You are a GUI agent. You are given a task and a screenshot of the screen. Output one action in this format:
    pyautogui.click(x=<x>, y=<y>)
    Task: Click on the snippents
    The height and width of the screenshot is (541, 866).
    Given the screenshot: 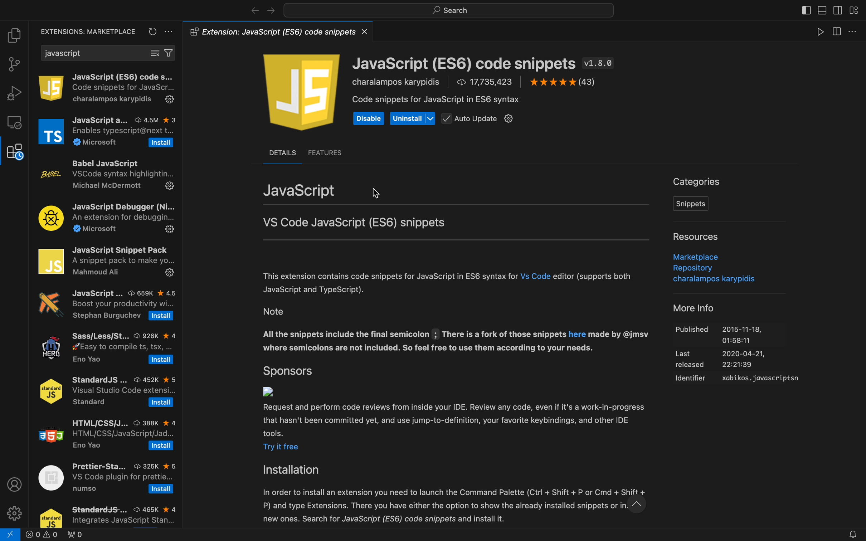 What is the action you would take?
    pyautogui.click(x=691, y=204)
    